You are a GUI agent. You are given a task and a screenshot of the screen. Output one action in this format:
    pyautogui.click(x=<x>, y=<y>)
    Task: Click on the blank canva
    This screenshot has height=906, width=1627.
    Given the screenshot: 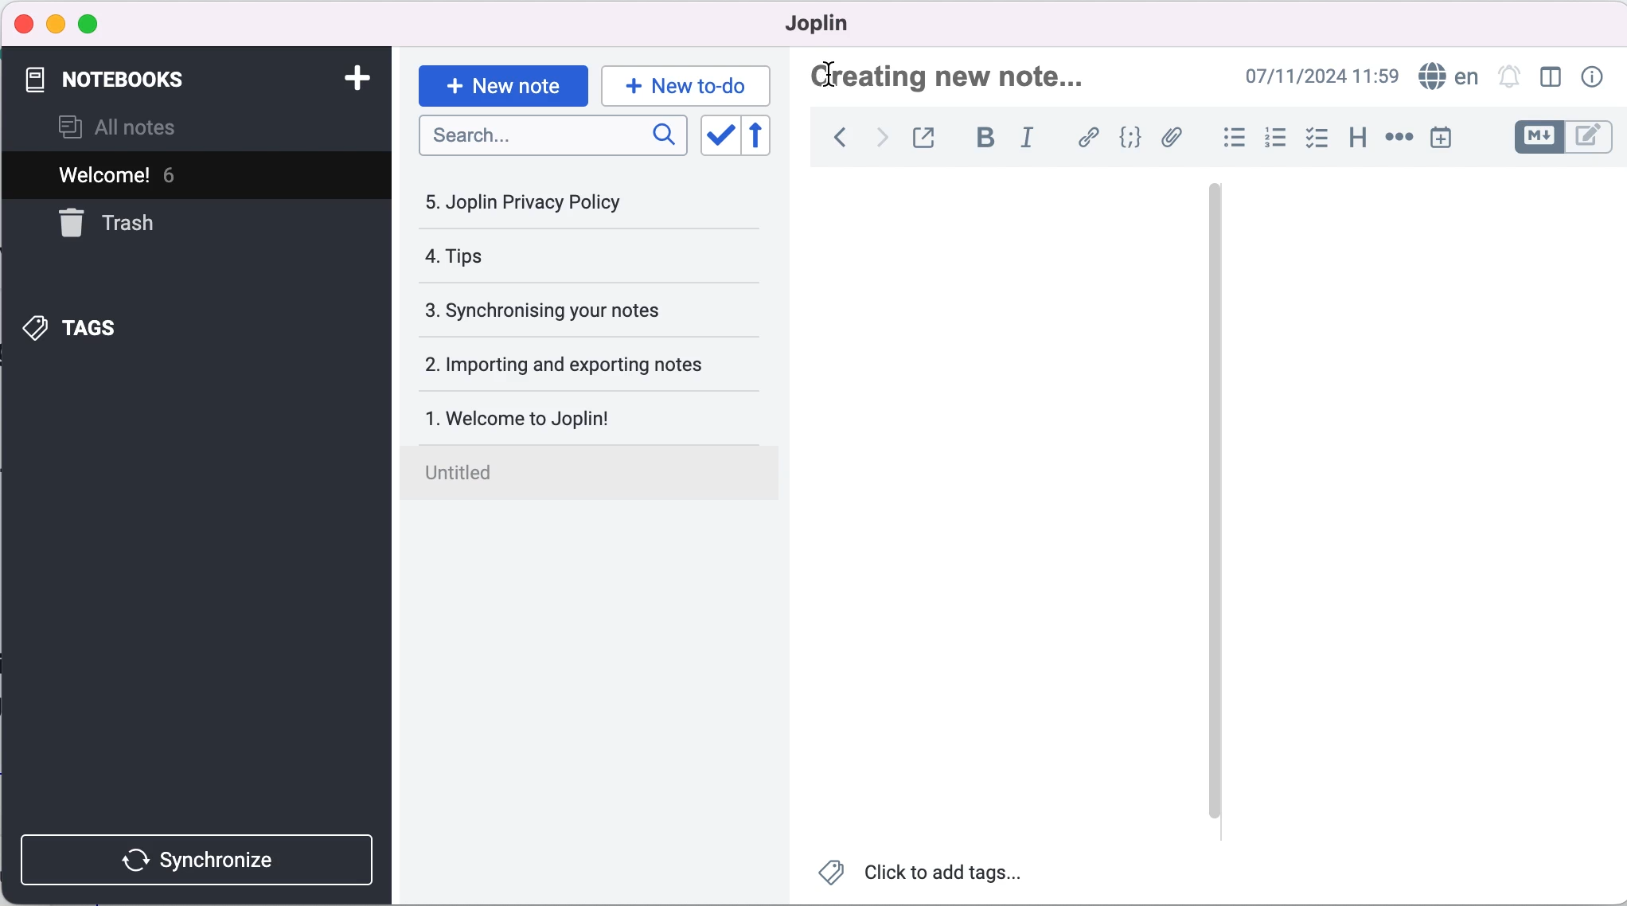 What is the action you would take?
    pyautogui.click(x=1392, y=500)
    